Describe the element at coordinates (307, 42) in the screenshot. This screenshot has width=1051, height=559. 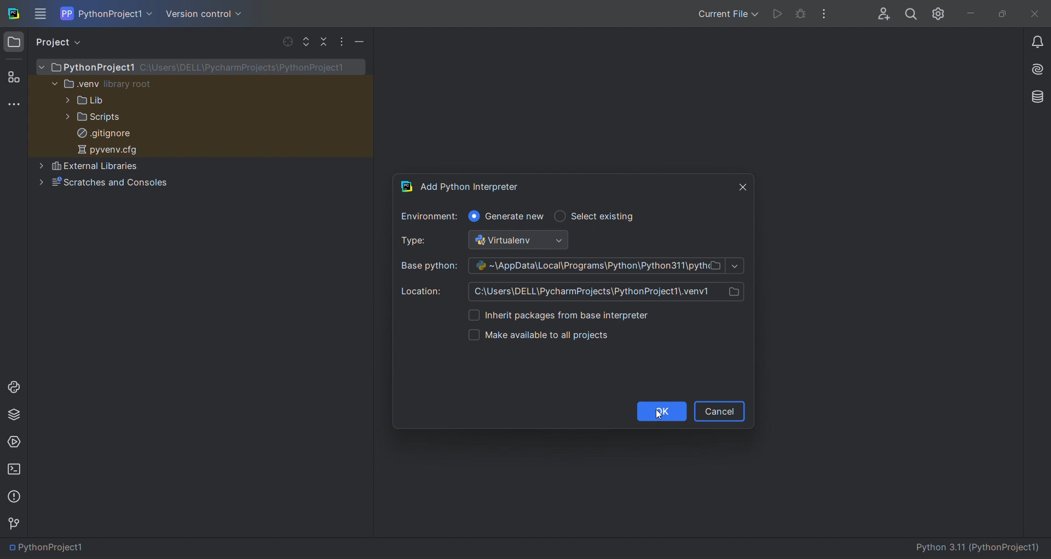
I see `expand file` at that location.